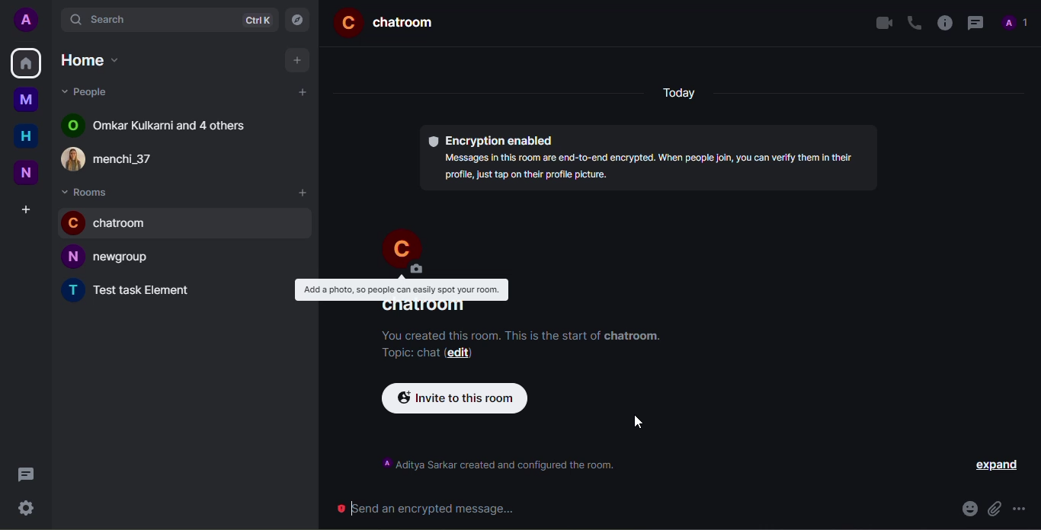 The height and width of the screenshot is (530, 1041). Describe the element at coordinates (93, 62) in the screenshot. I see `home` at that location.